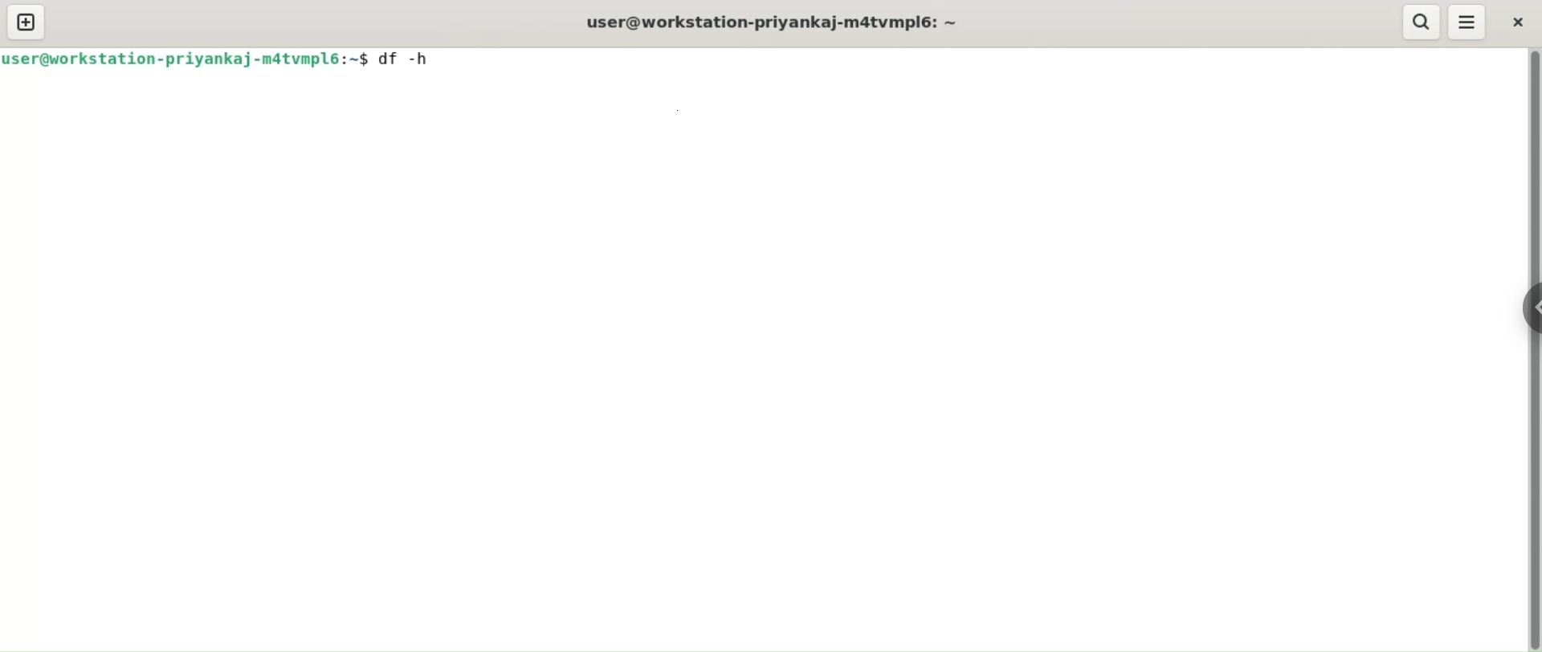  What do you see at coordinates (1515, 21) in the screenshot?
I see `close` at bounding box center [1515, 21].